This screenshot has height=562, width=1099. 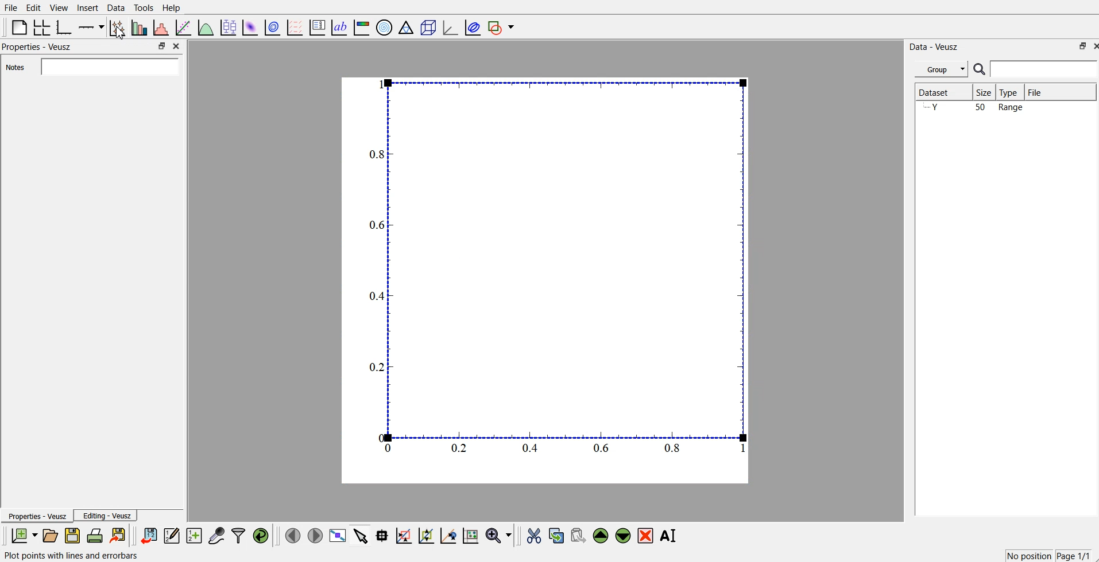 What do you see at coordinates (162, 26) in the screenshot?
I see `histogram` at bounding box center [162, 26].